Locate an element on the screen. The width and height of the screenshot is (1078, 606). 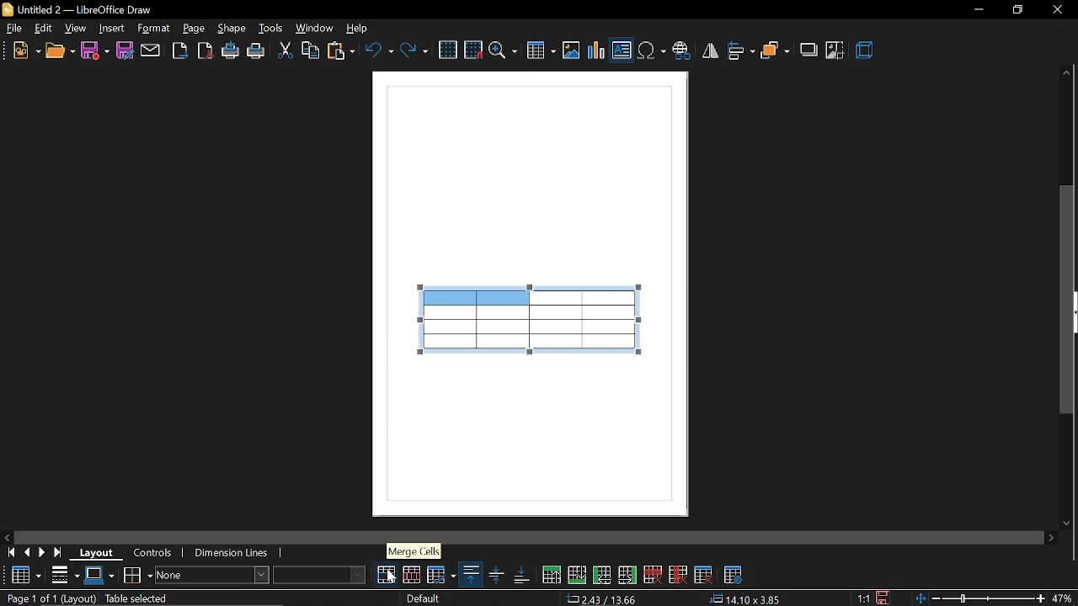
insert text is located at coordinates (622, 49).